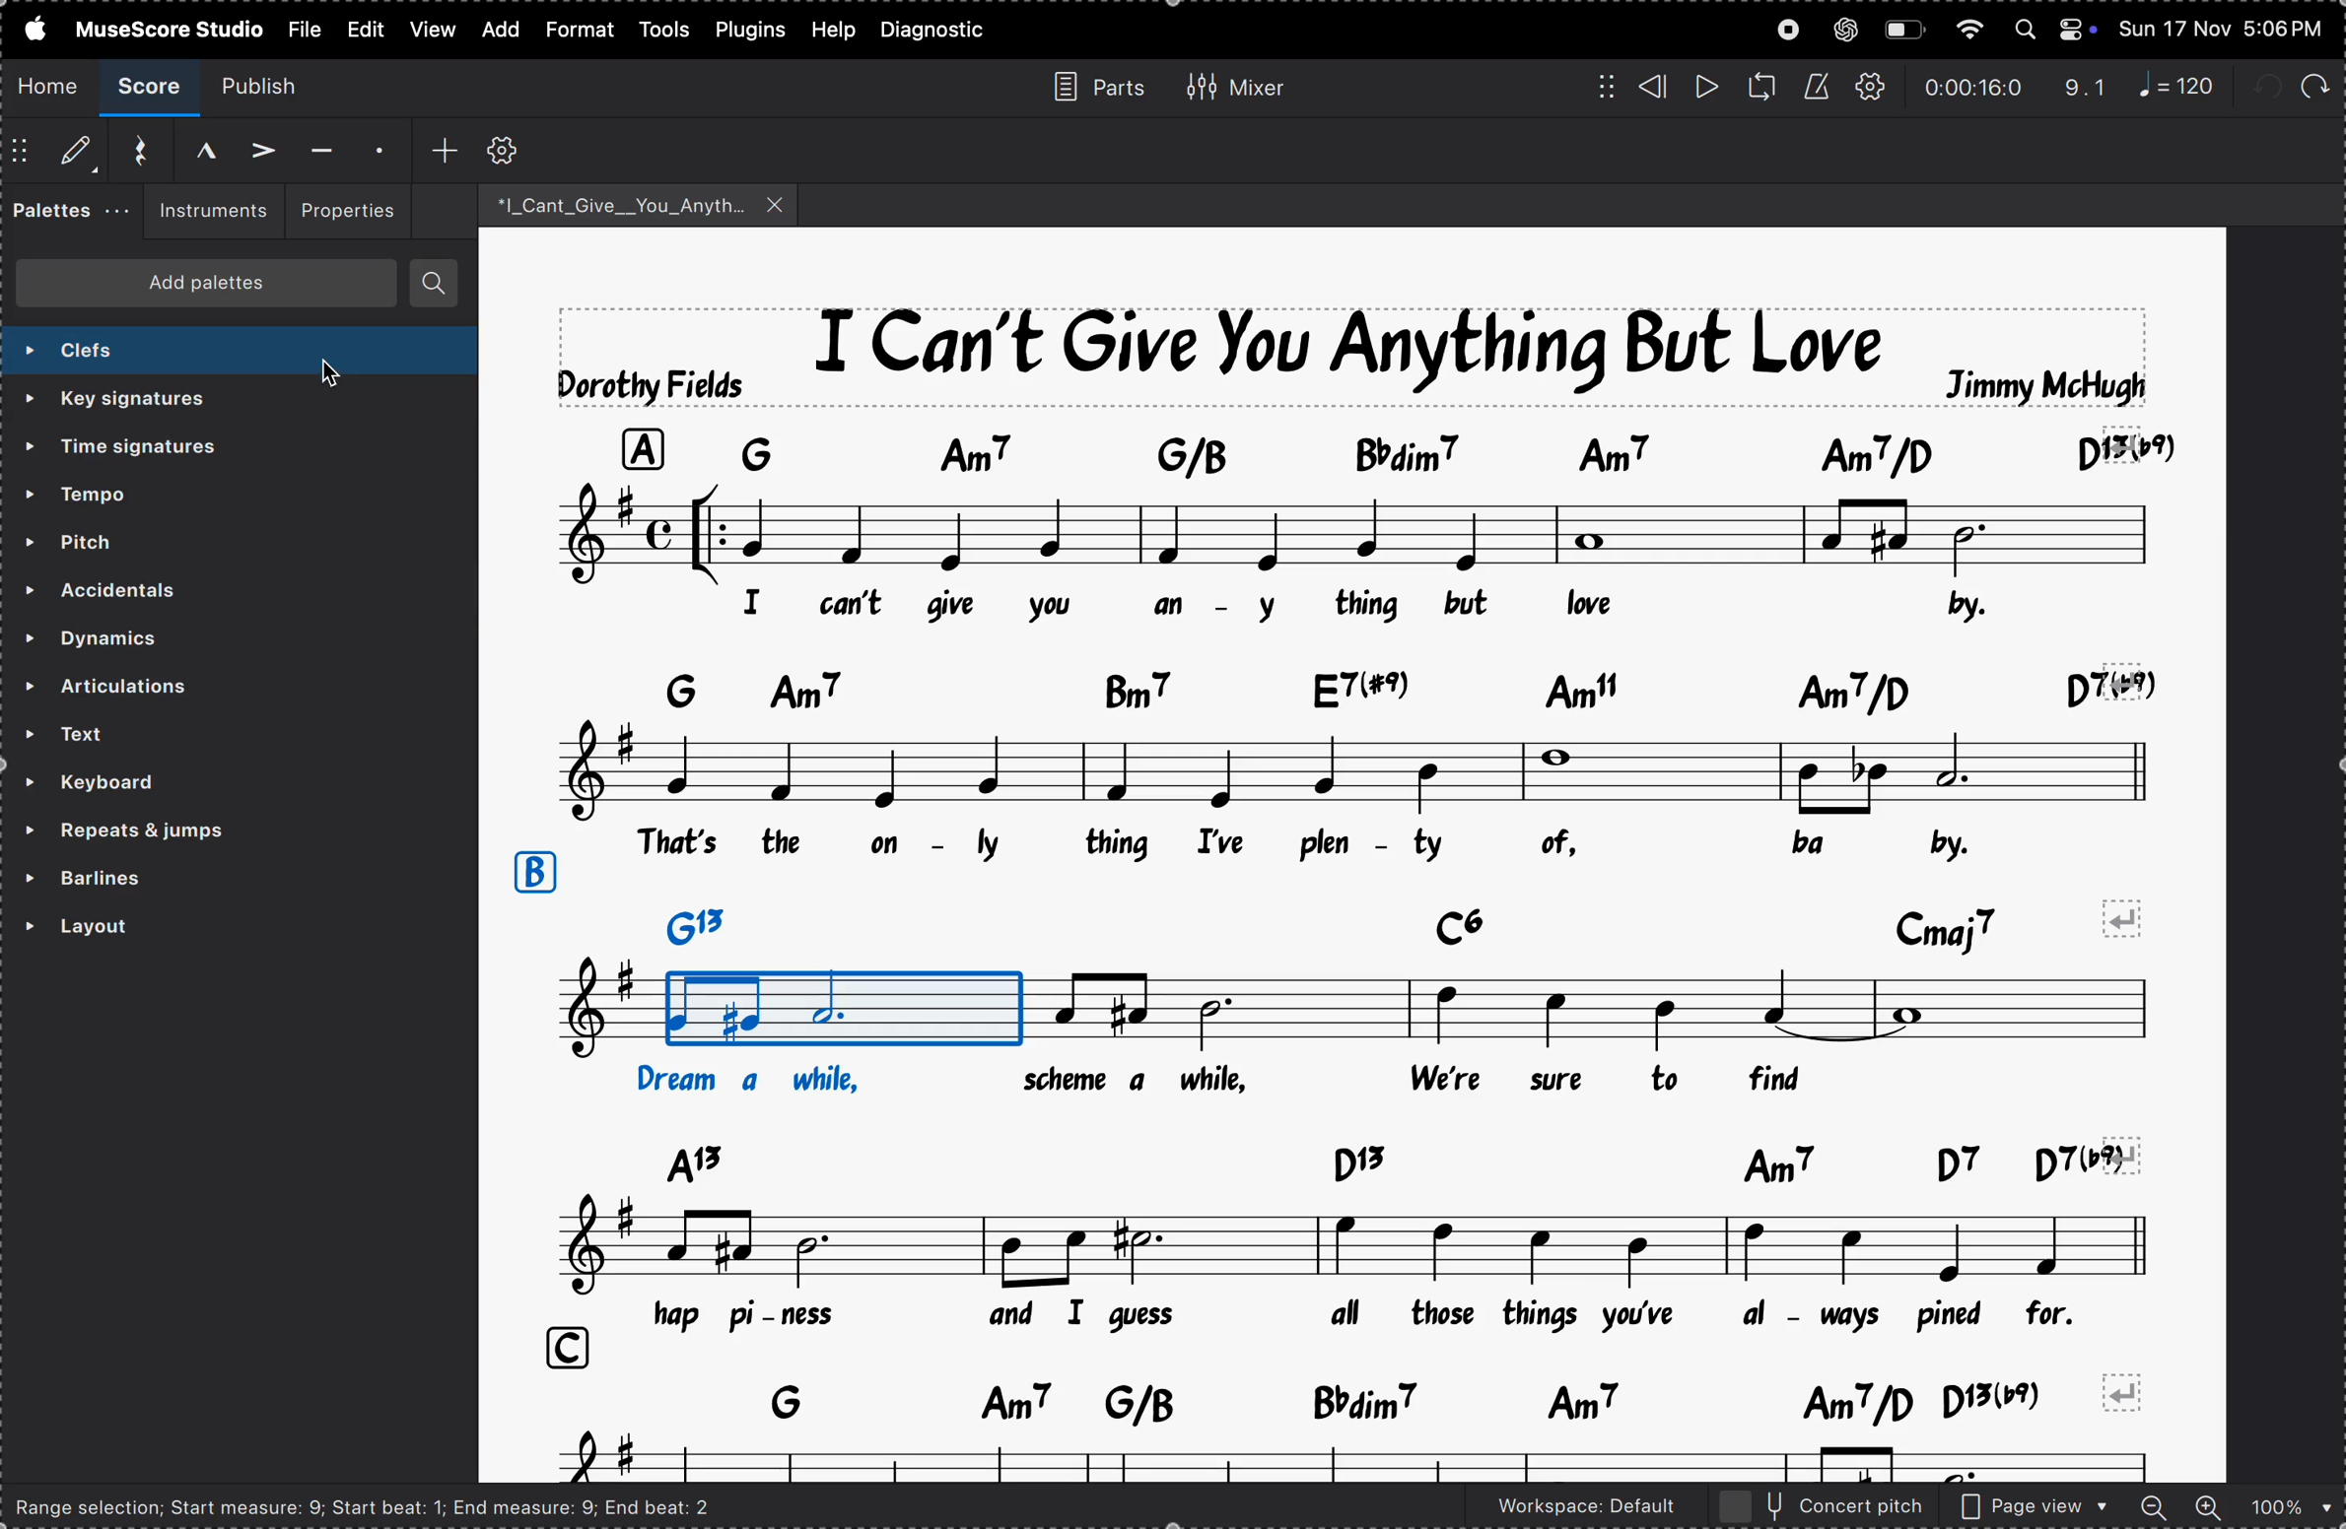 The height and width of the screenshot is (1529, 2346). Describe the element at coordinates (430, 29) in the screenshot. I see `view` at that location.